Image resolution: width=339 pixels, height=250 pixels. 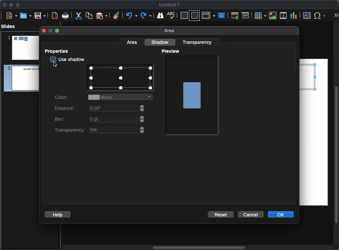 What do you see at coordinates (198, 42) in the screenshot?
I see `Transparency` at bounding box center [198, 42].